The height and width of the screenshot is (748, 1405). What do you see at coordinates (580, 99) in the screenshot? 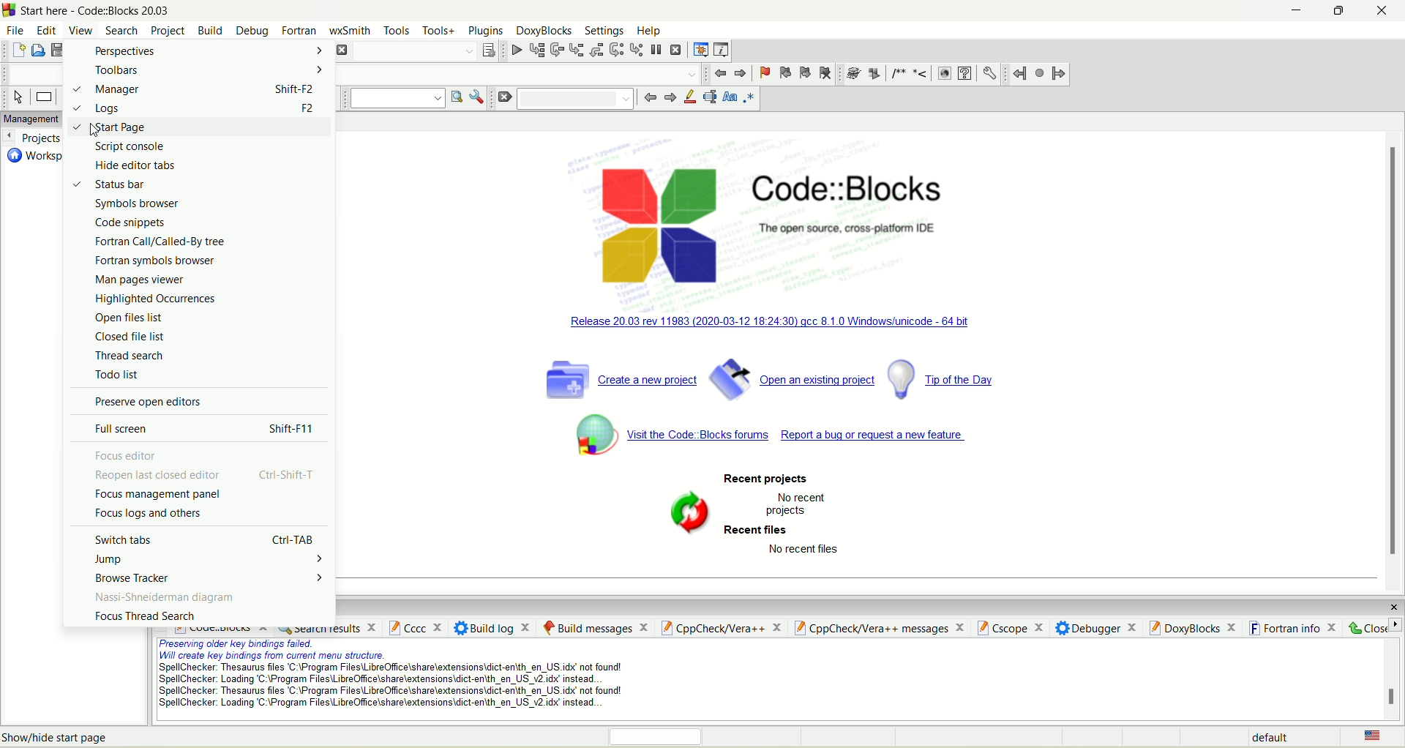
I see `Search` at bounding box center [580, 99].